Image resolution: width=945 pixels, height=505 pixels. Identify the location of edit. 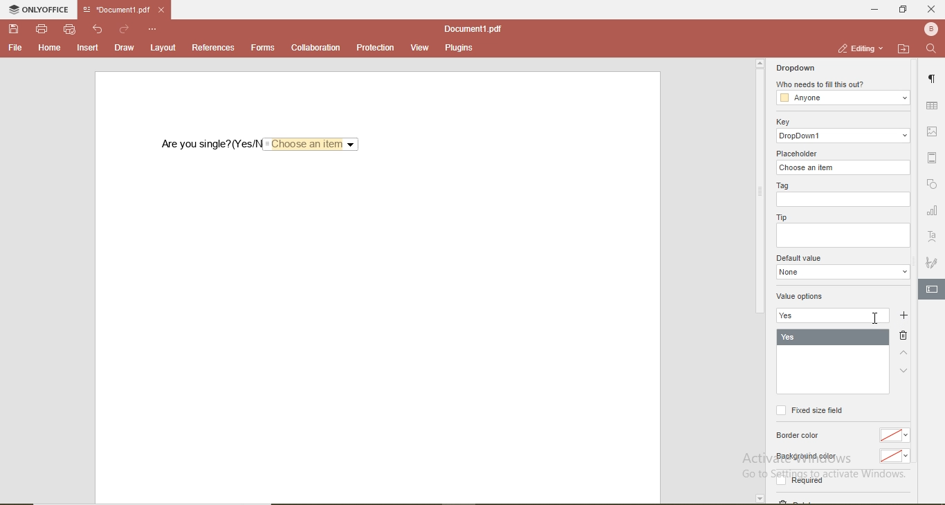
(931, 288).